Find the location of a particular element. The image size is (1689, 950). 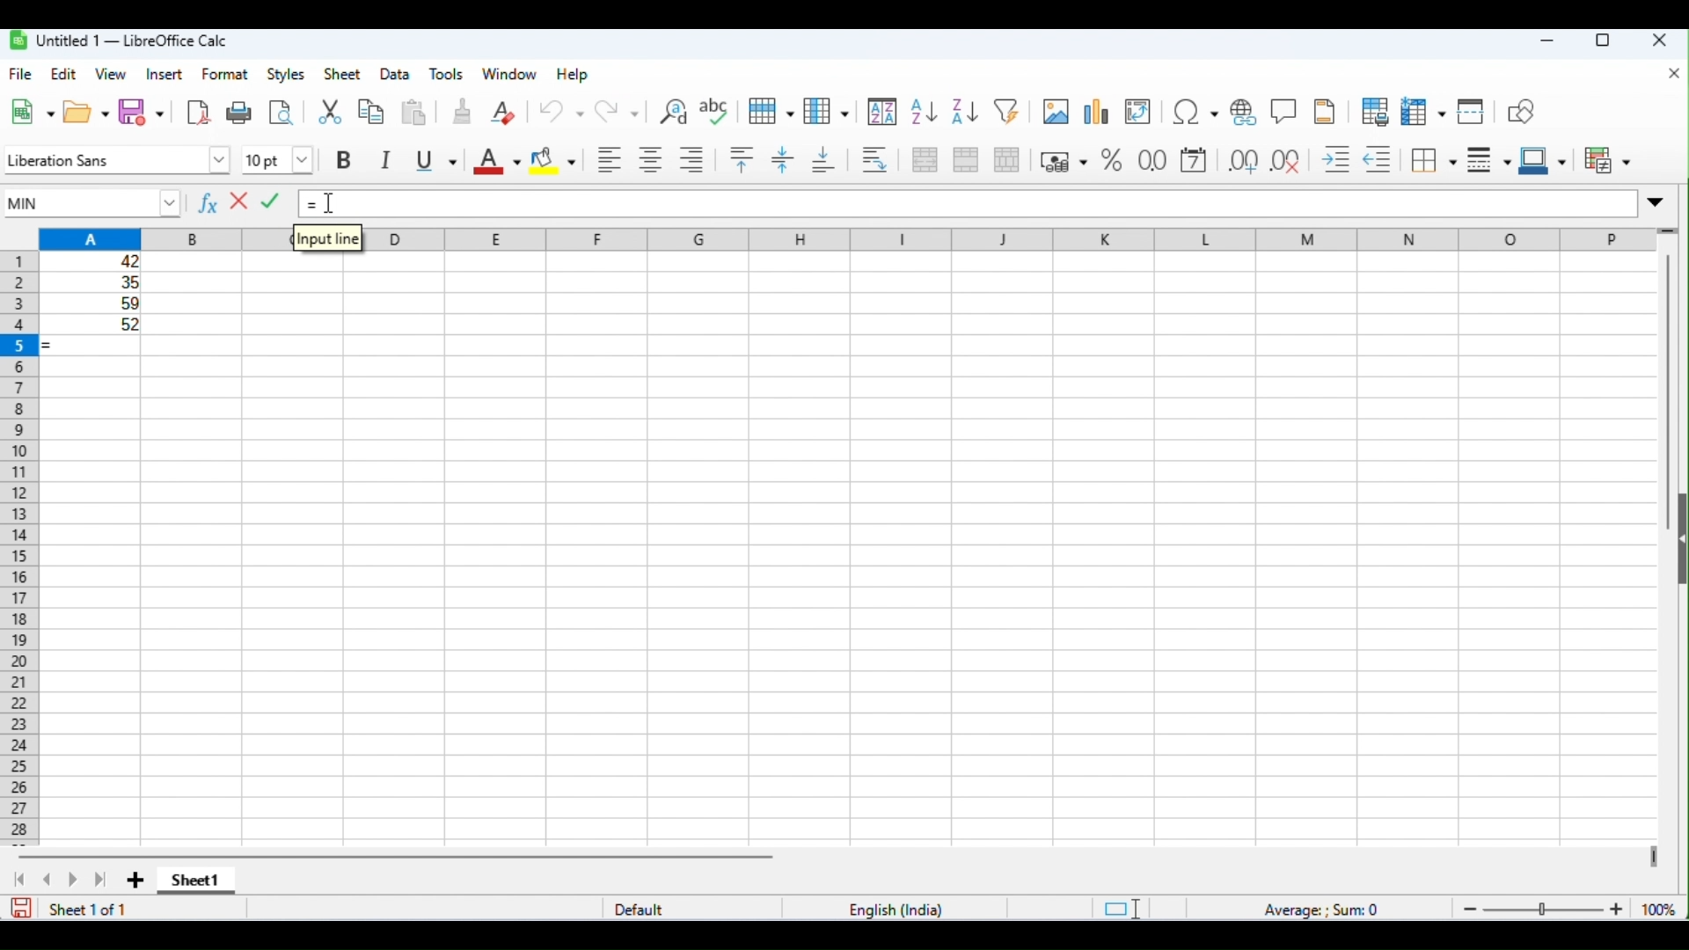

sheet is located at coordinates (341, 74).